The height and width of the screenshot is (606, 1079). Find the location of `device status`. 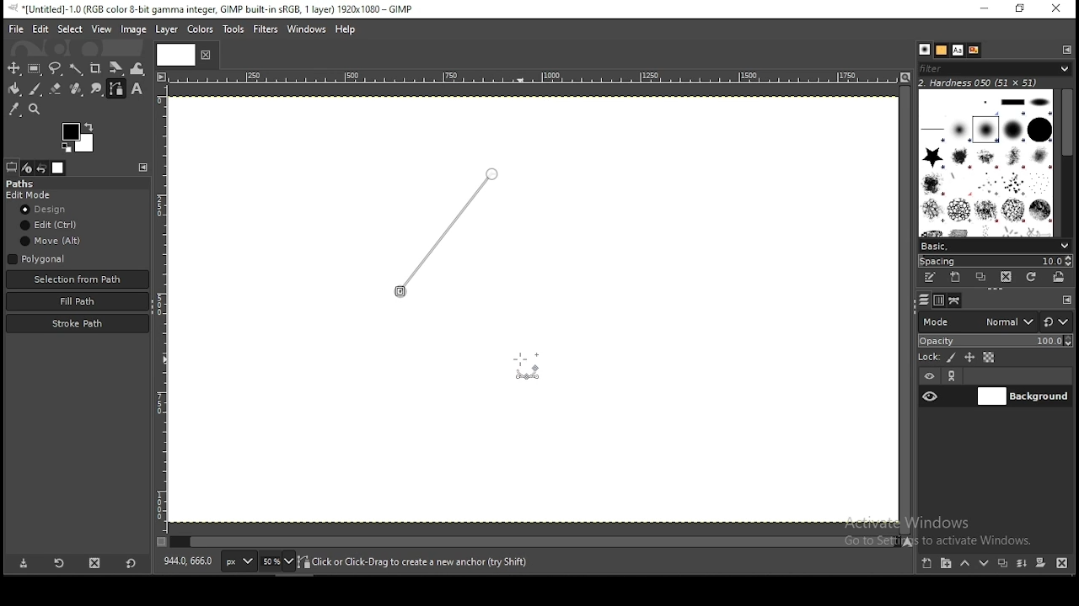

device status is located at coordinates (27, 167).